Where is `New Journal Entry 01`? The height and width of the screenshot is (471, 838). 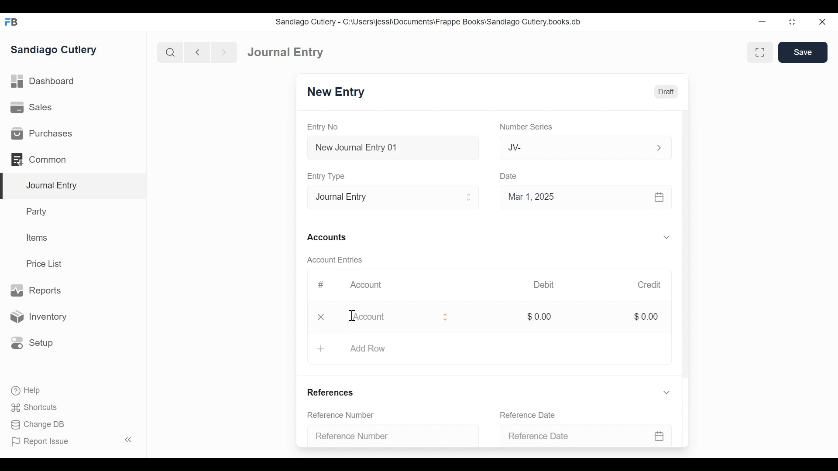
New Journal Entry 01 is located at coordinates (390, 147).